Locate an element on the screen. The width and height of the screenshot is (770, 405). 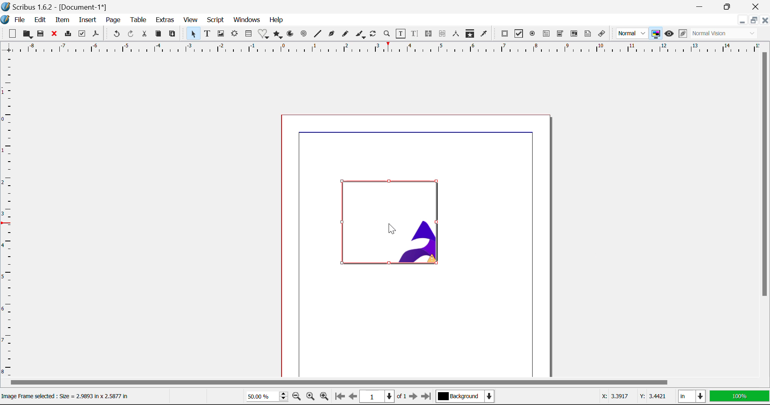
Image Frame is located at coordinates (221, 35).